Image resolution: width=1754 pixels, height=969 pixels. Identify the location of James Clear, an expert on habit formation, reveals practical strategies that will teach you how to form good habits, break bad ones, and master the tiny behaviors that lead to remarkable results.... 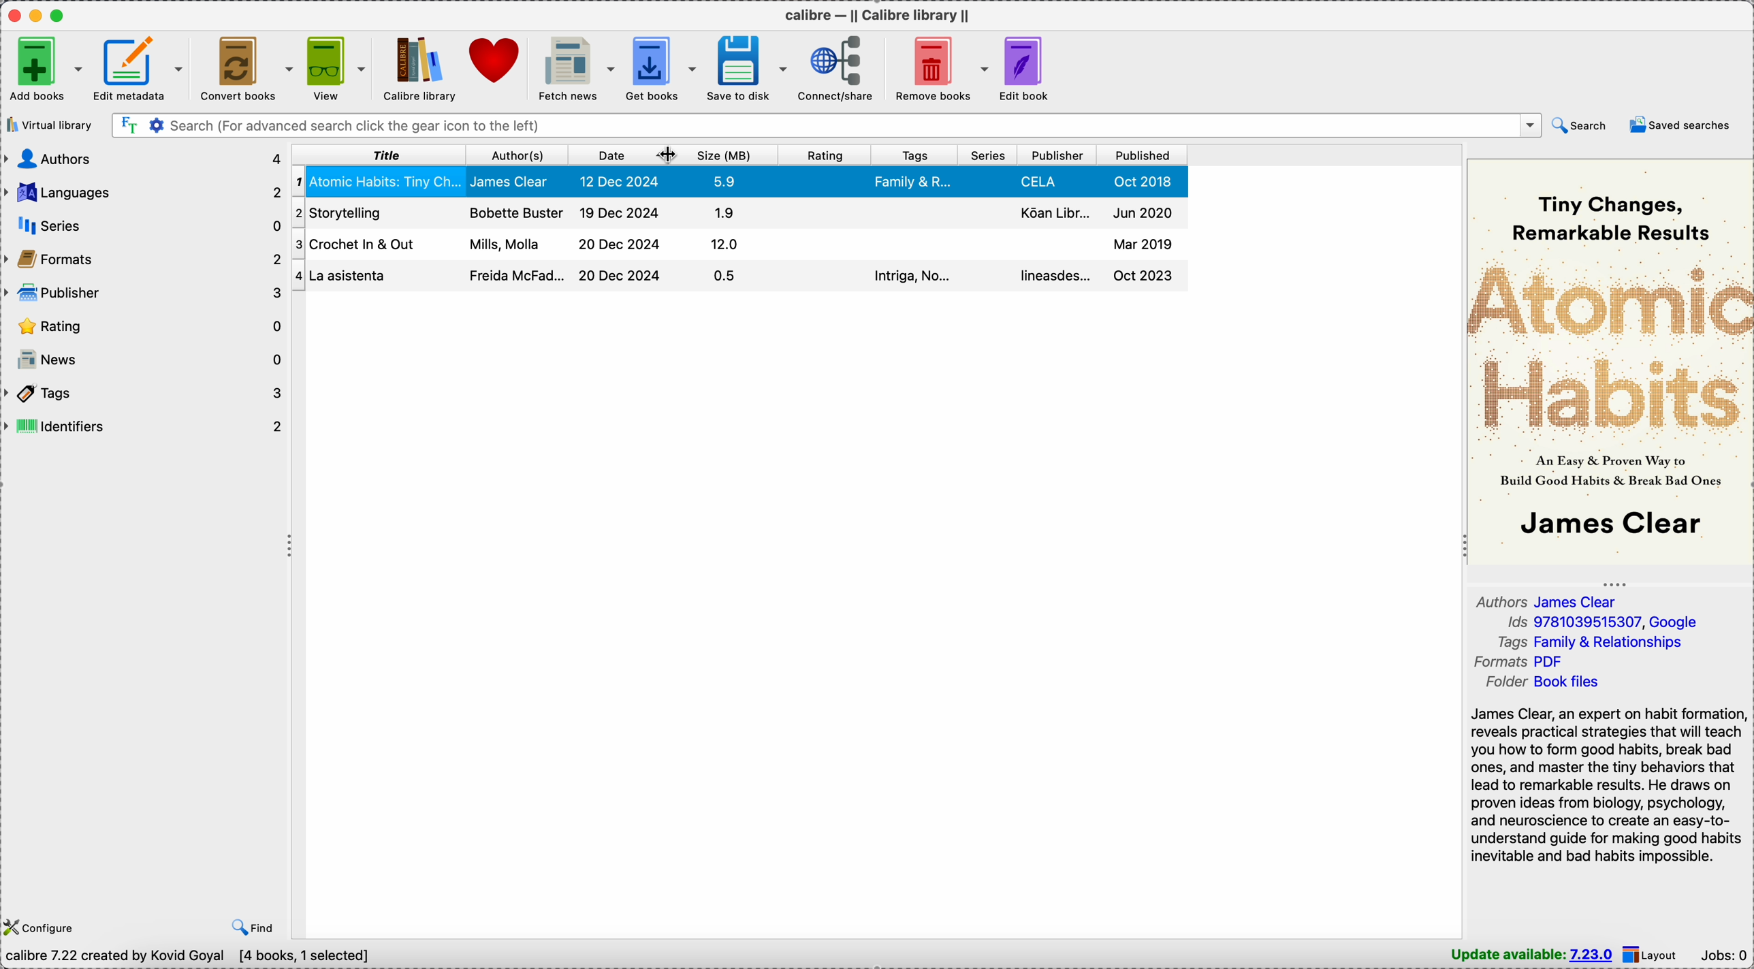
(1605, 784).